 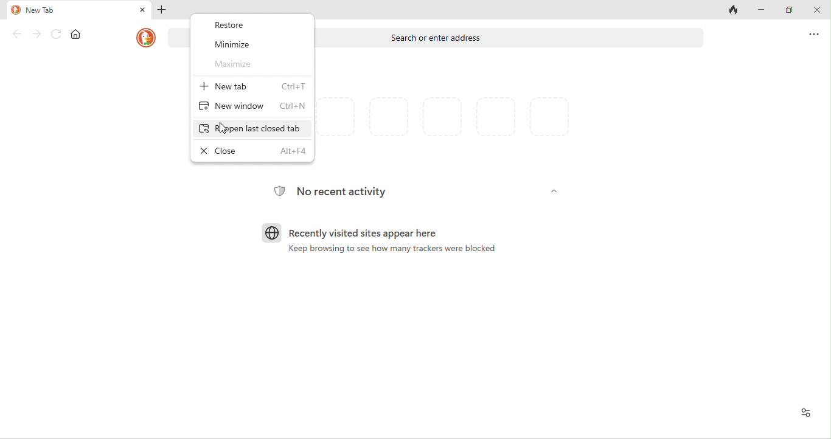 I want to click on back, so click(x=17, y=35).